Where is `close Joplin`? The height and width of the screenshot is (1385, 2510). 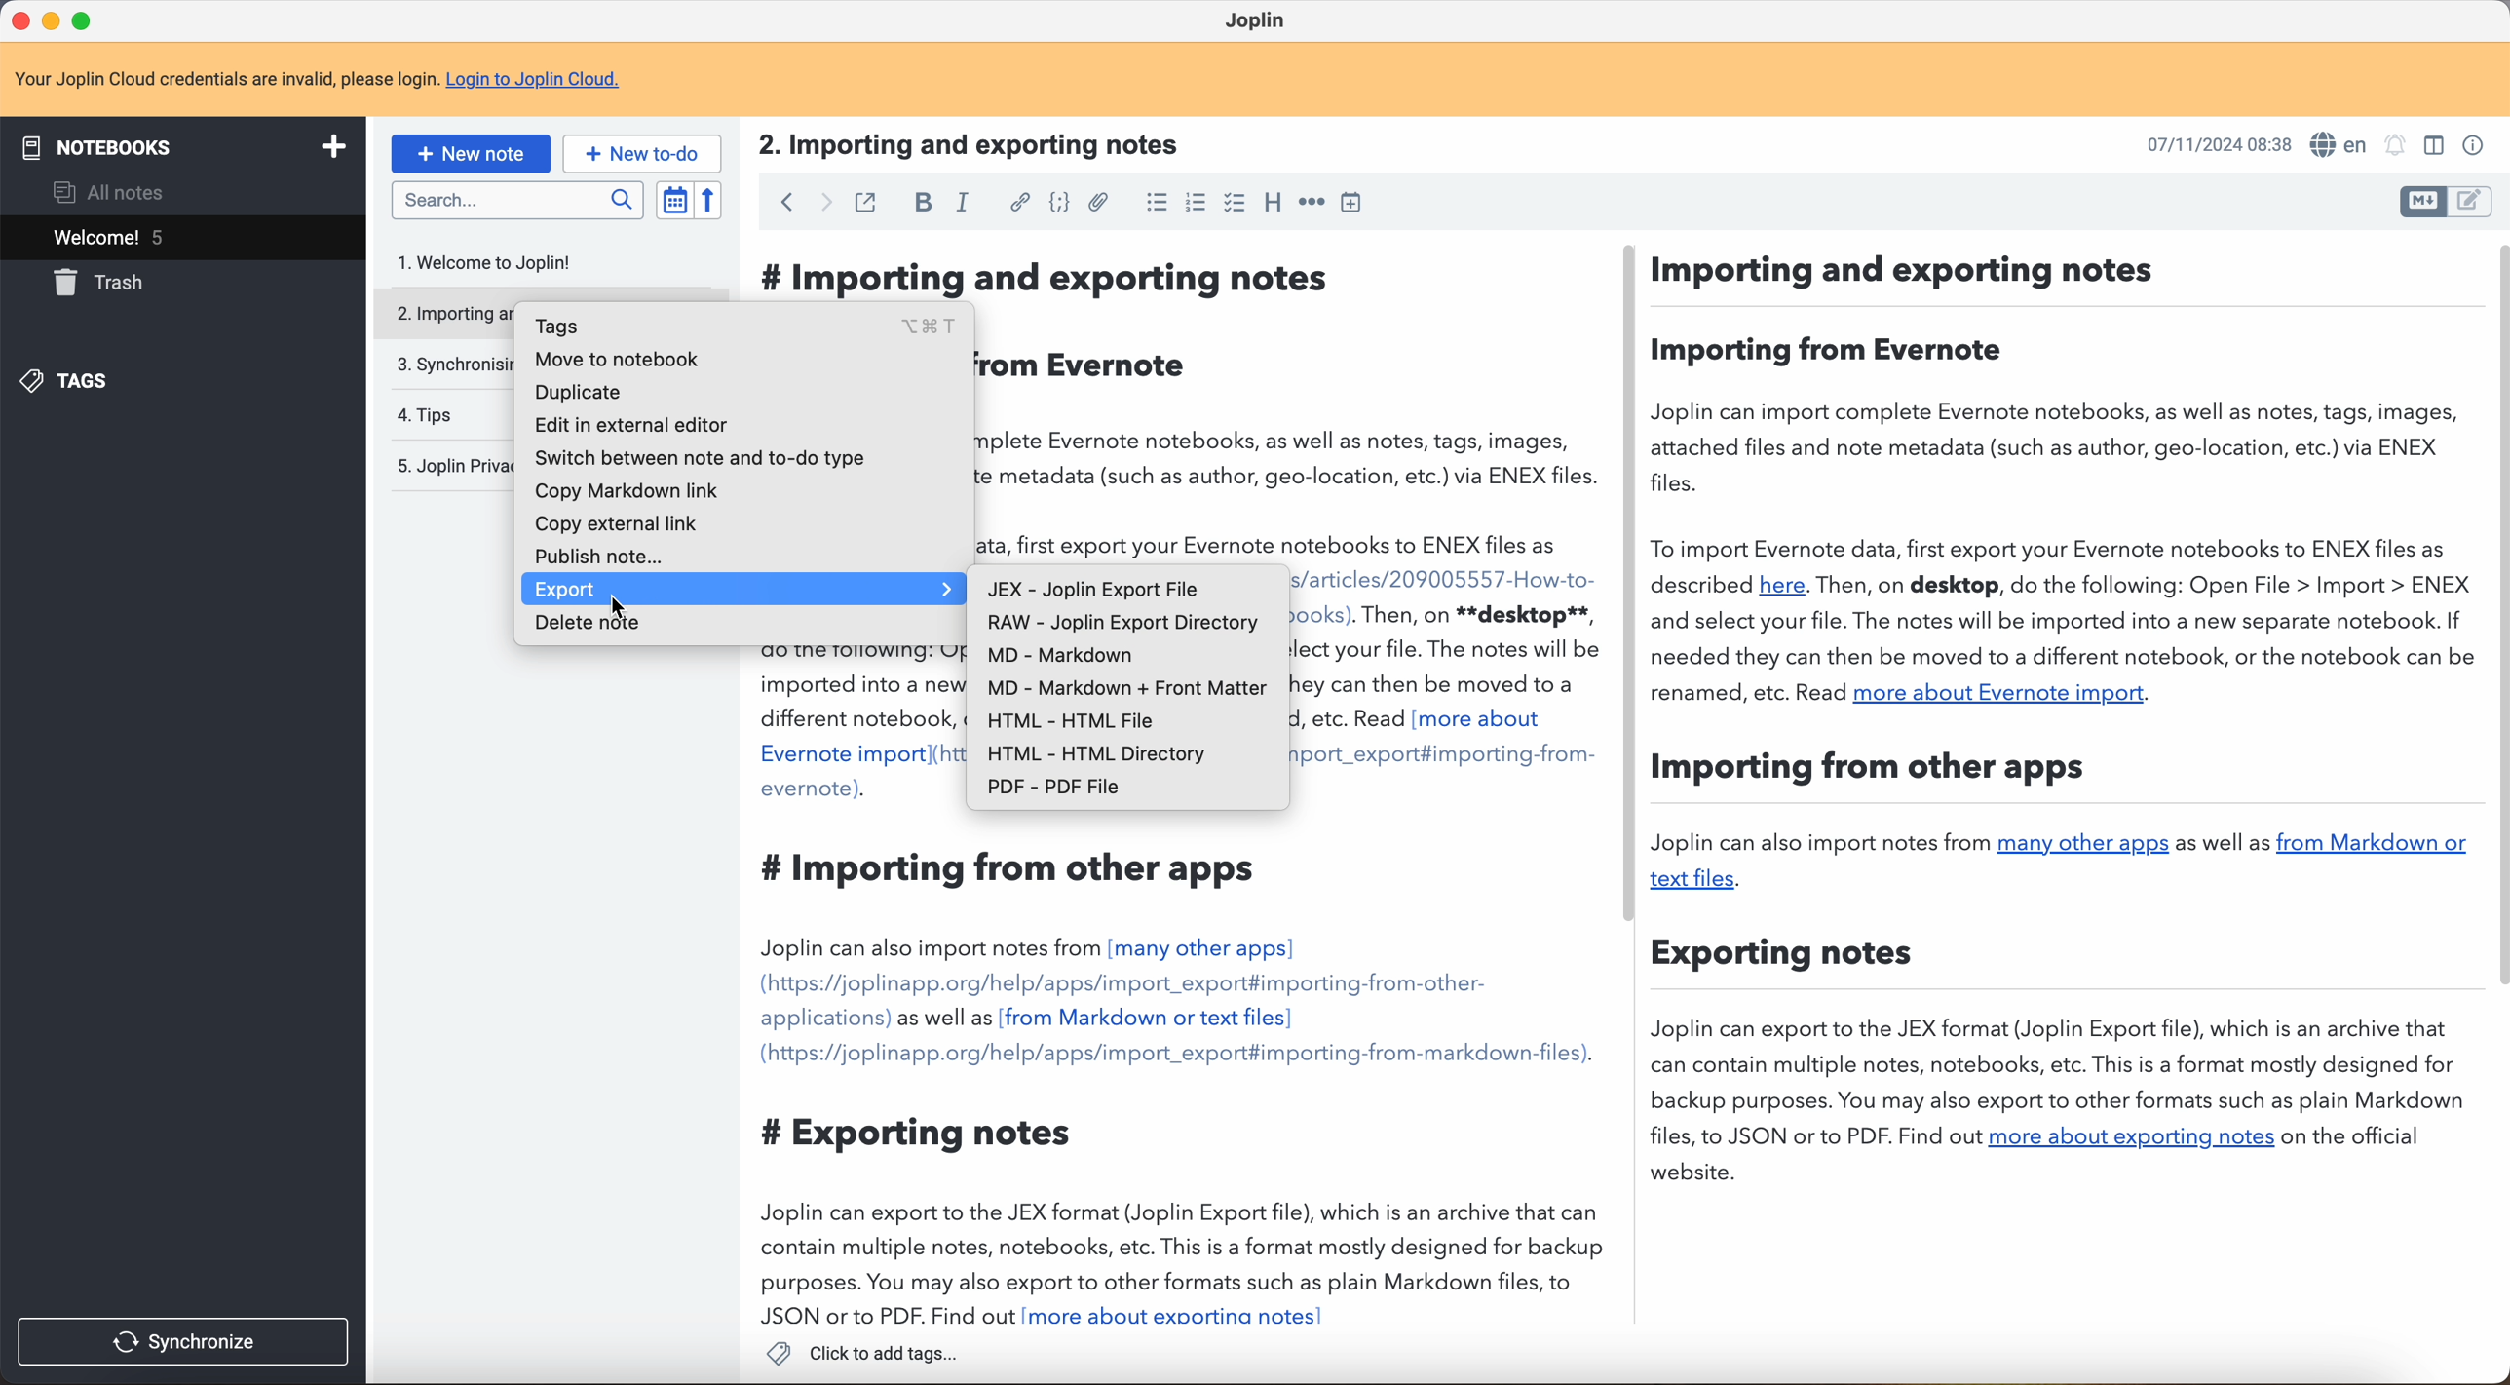 close Joplin is located at coordinates (19, 22).